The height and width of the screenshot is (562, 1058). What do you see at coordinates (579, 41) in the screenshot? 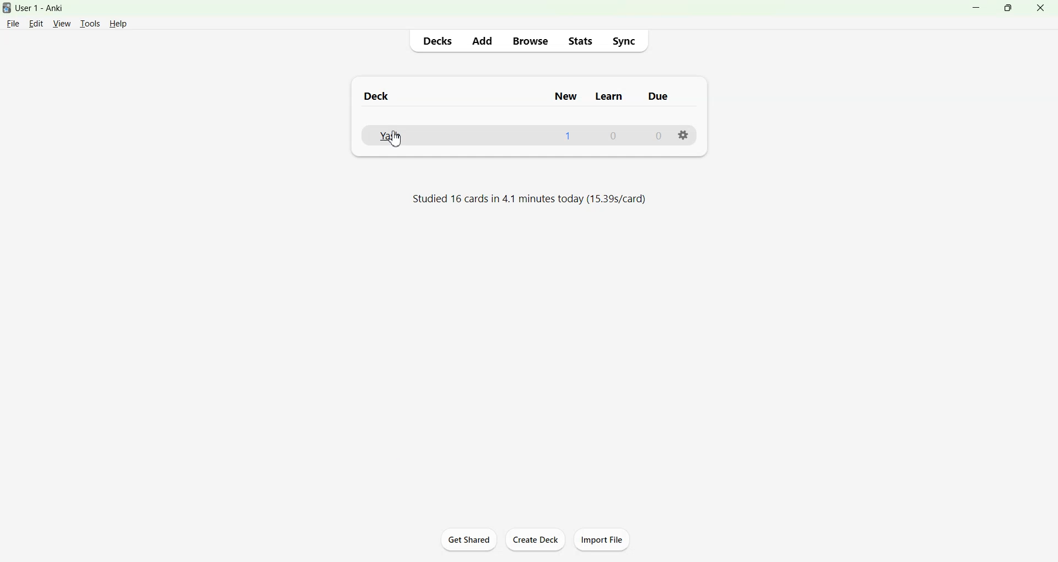
I see `Stats` at bounding box center [579, 41].